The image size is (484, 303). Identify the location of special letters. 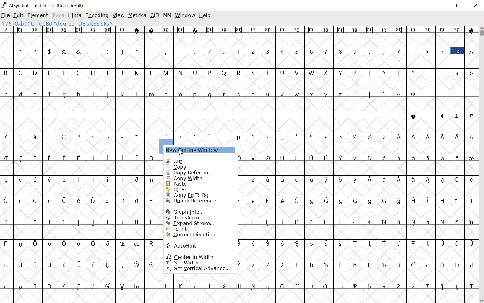
(356, 221).